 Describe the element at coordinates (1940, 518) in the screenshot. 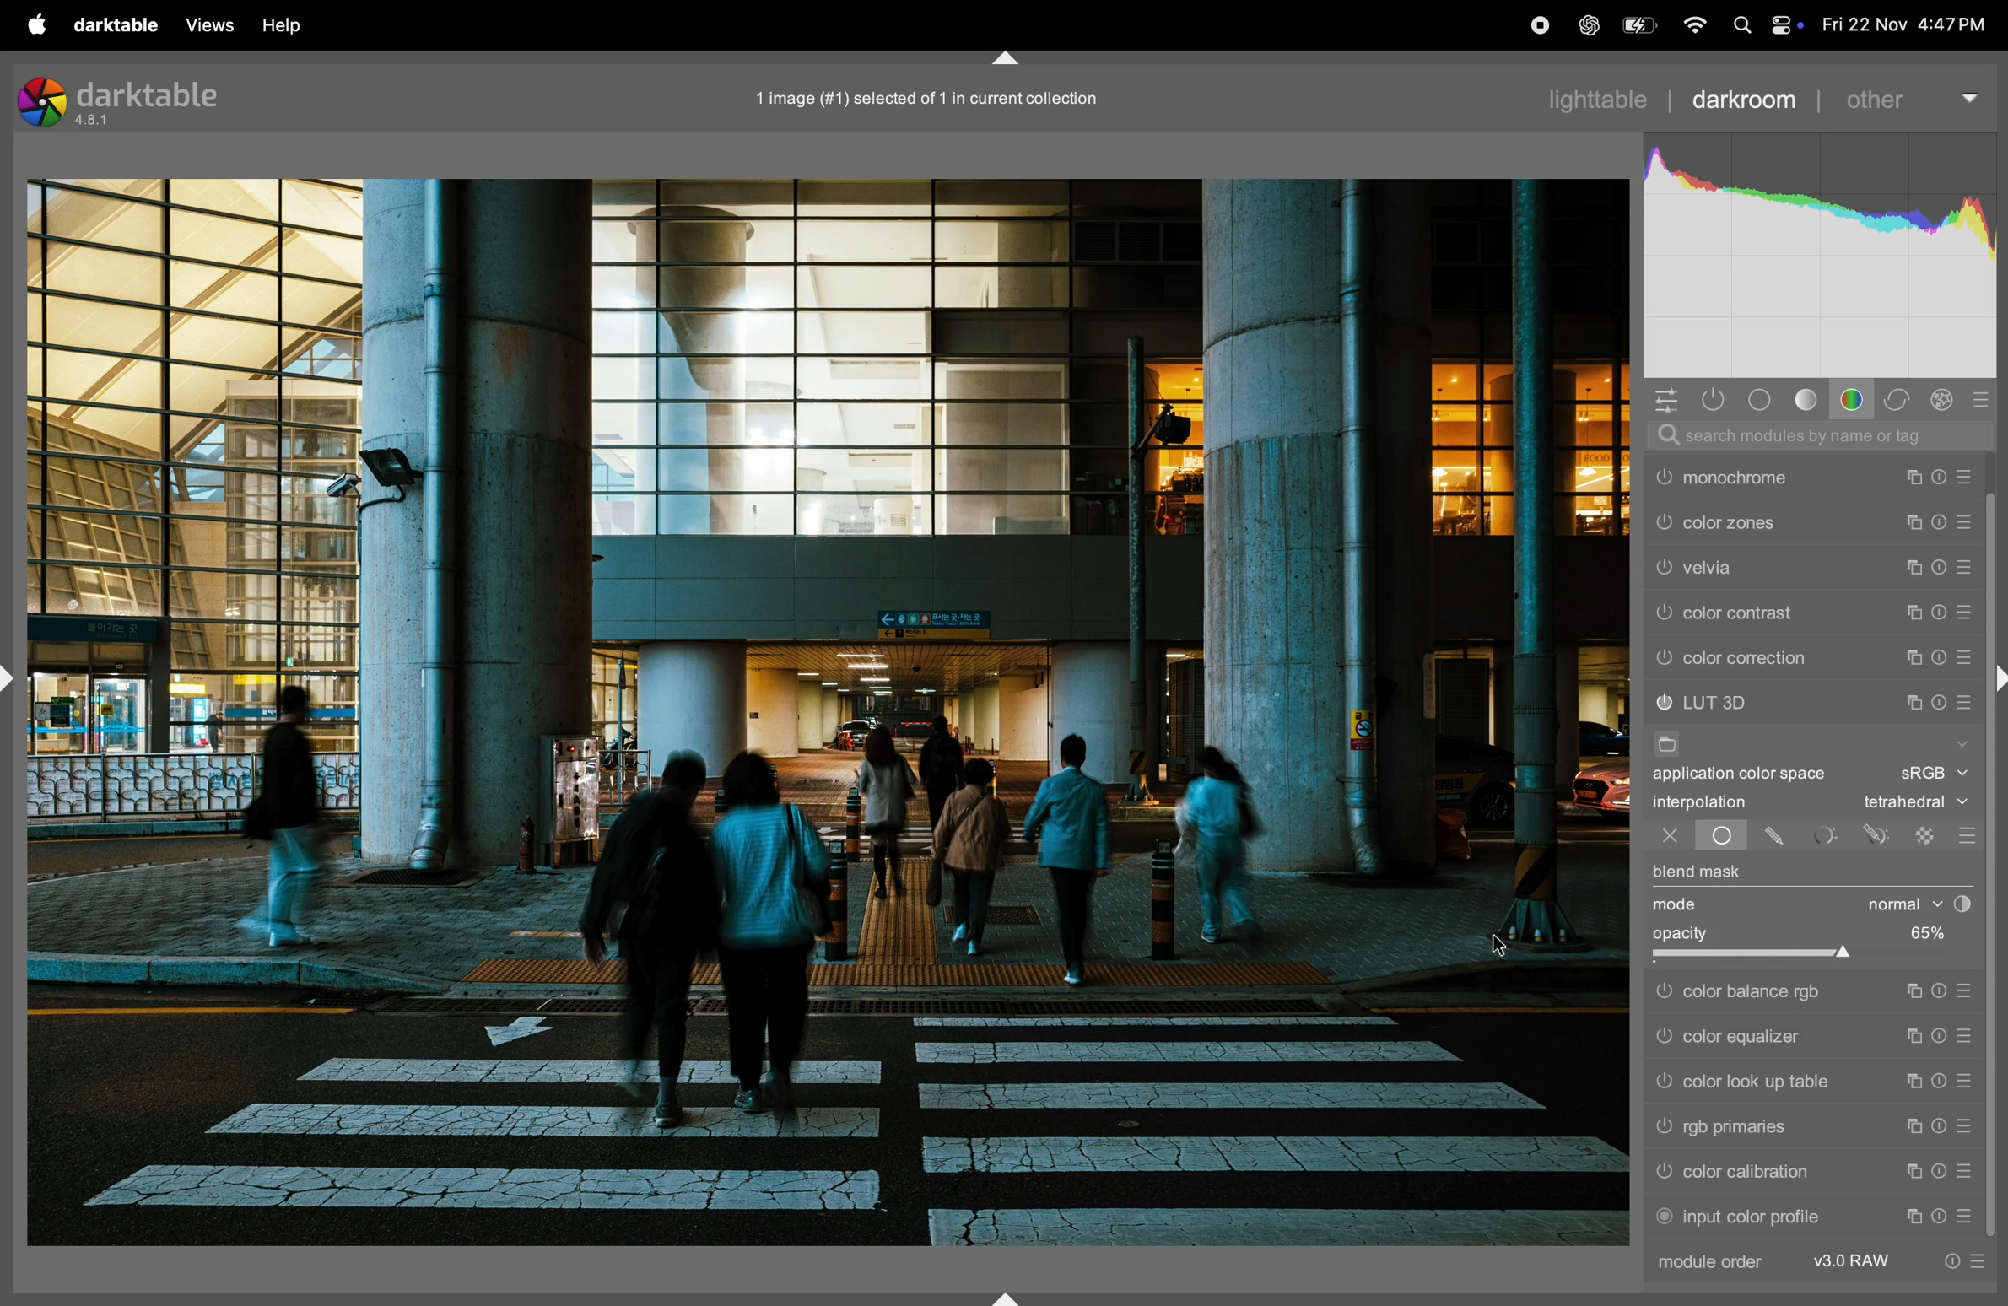

I see `reset` at that location.